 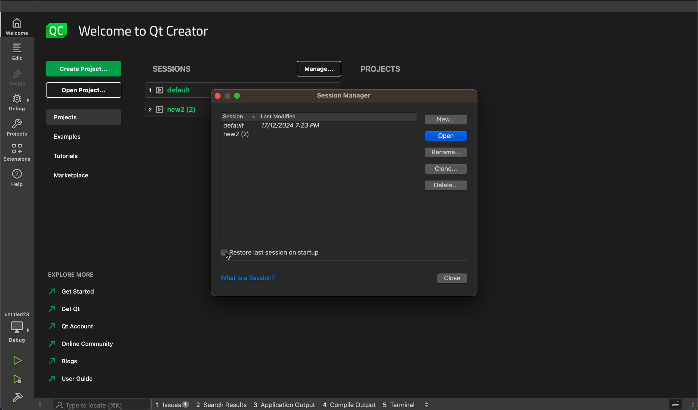 I want to click on logs, so click(x=300, y=405).